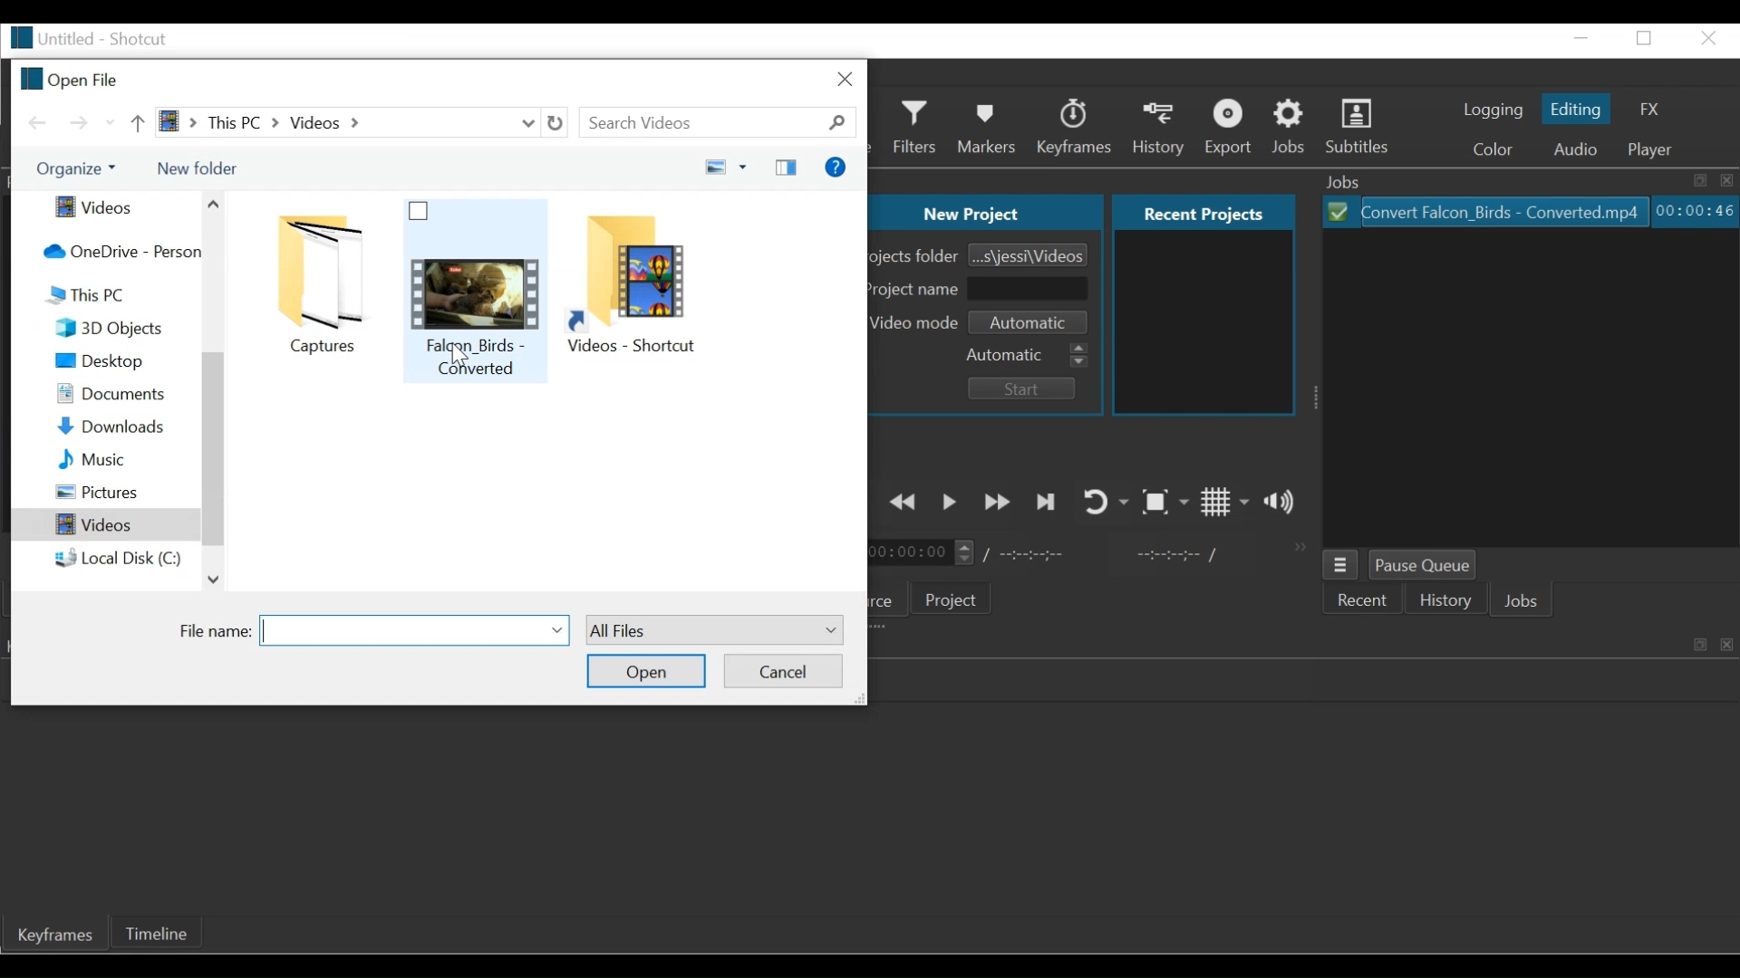 This screenshot has width=1740, height=978. Describe the element at coordinates (1029, 356) in the screenshot. I see `Automatic` at that location.